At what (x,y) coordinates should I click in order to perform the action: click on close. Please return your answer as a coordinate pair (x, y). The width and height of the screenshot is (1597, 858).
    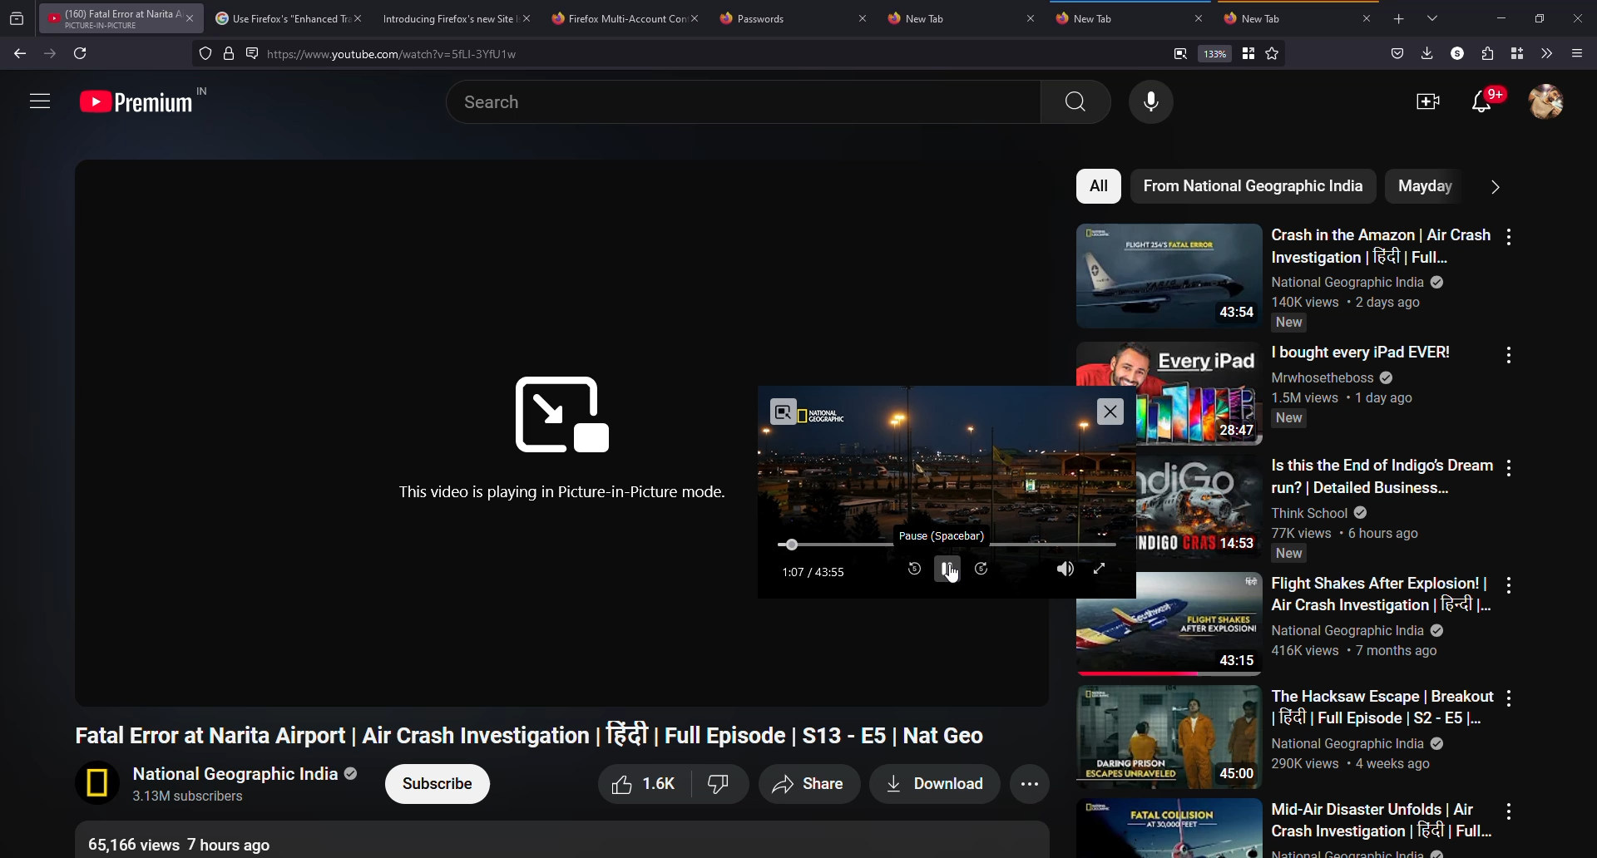
    Looking at the image, I should click on (697, 15).